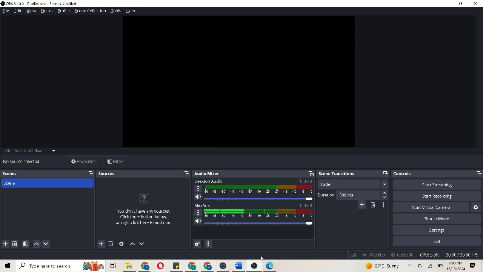 Image resolution: width=483 pixels, height=272 pixels. I want to click on audio decibel scale, so click(259, 213).